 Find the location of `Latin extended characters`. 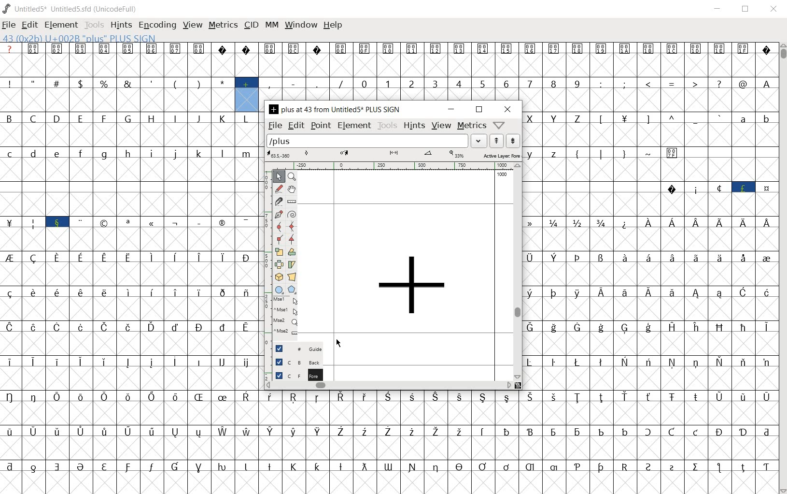

Latin extended characters is located at coordinates (683, 304).